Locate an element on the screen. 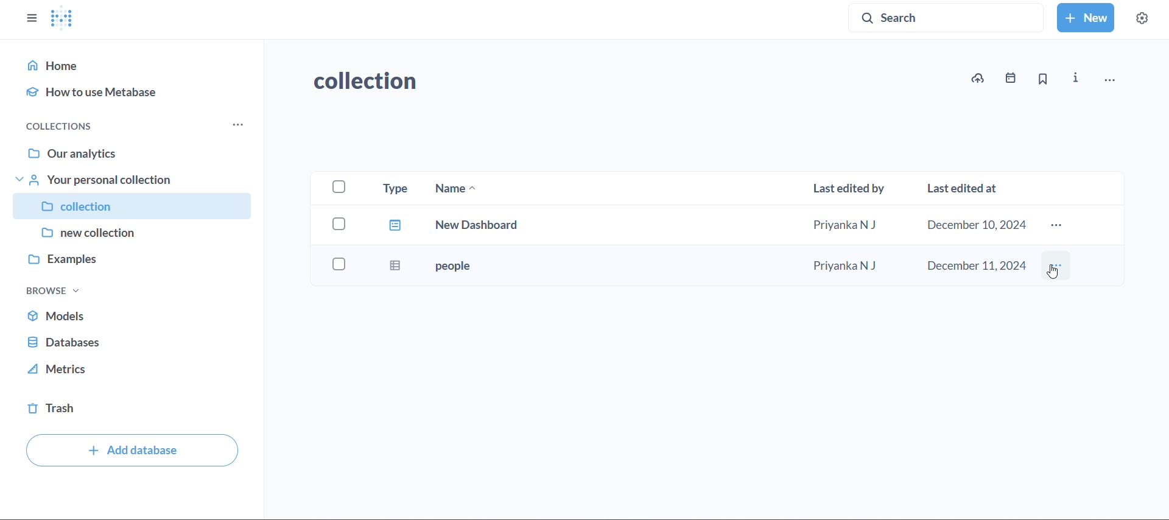 The width and height of the screenshot is (1169, 520). Priyanka N J is located at coordinates (848, 266).